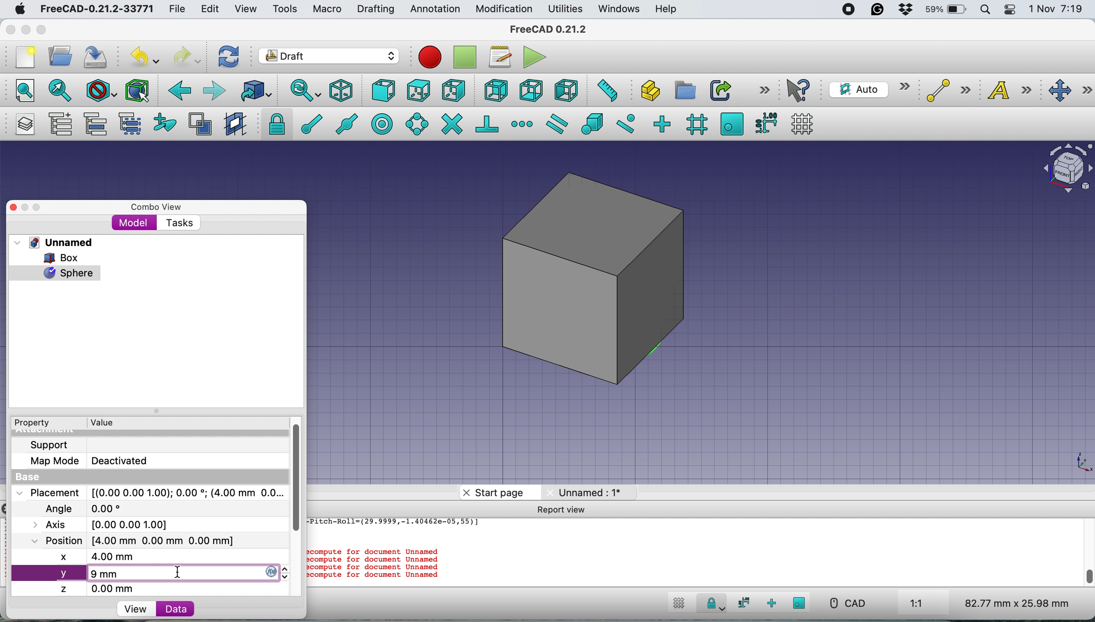  Describe the element at coordinates (531, 91) in the screenshot. I see `bottom` at that location.